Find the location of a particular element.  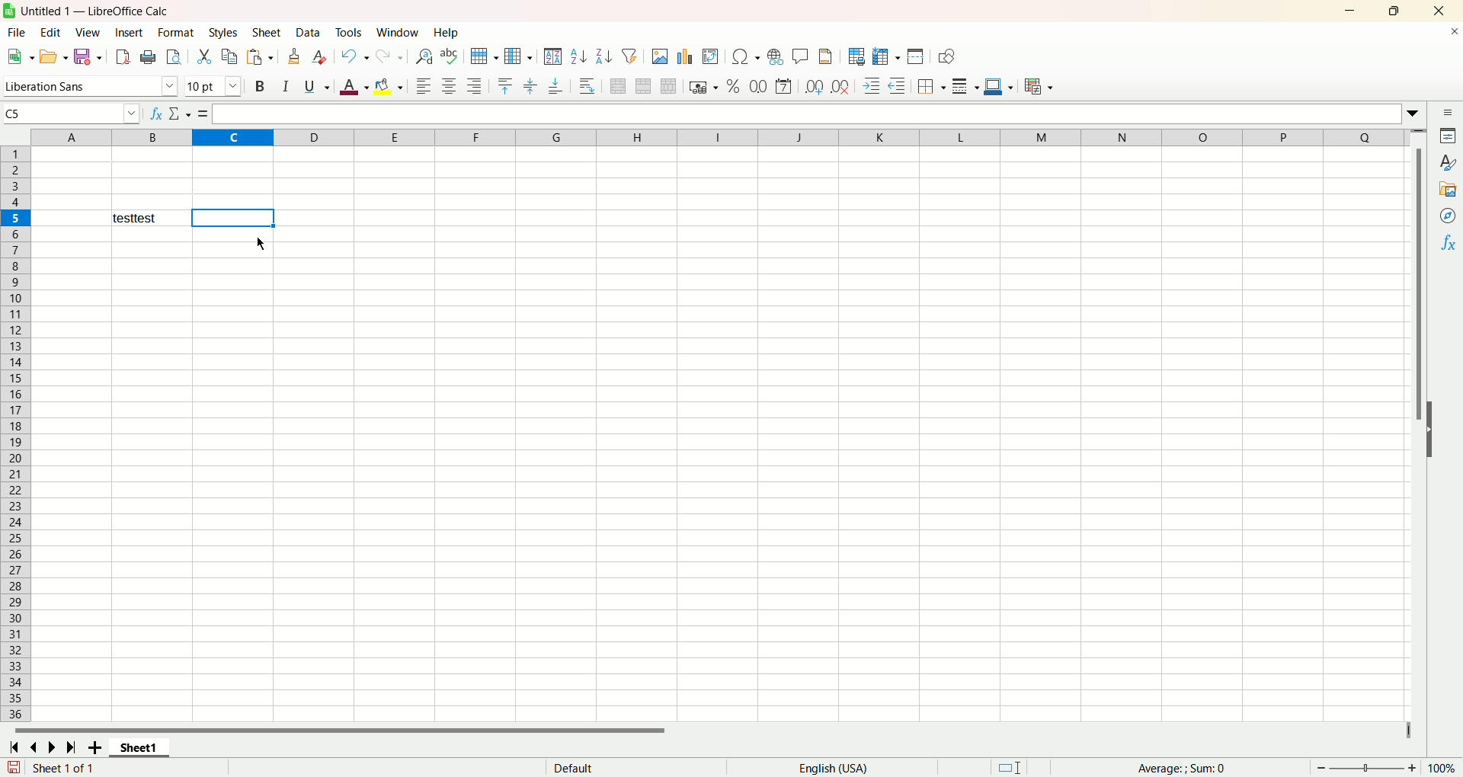

function wizard is located at coordinates (156, 111).